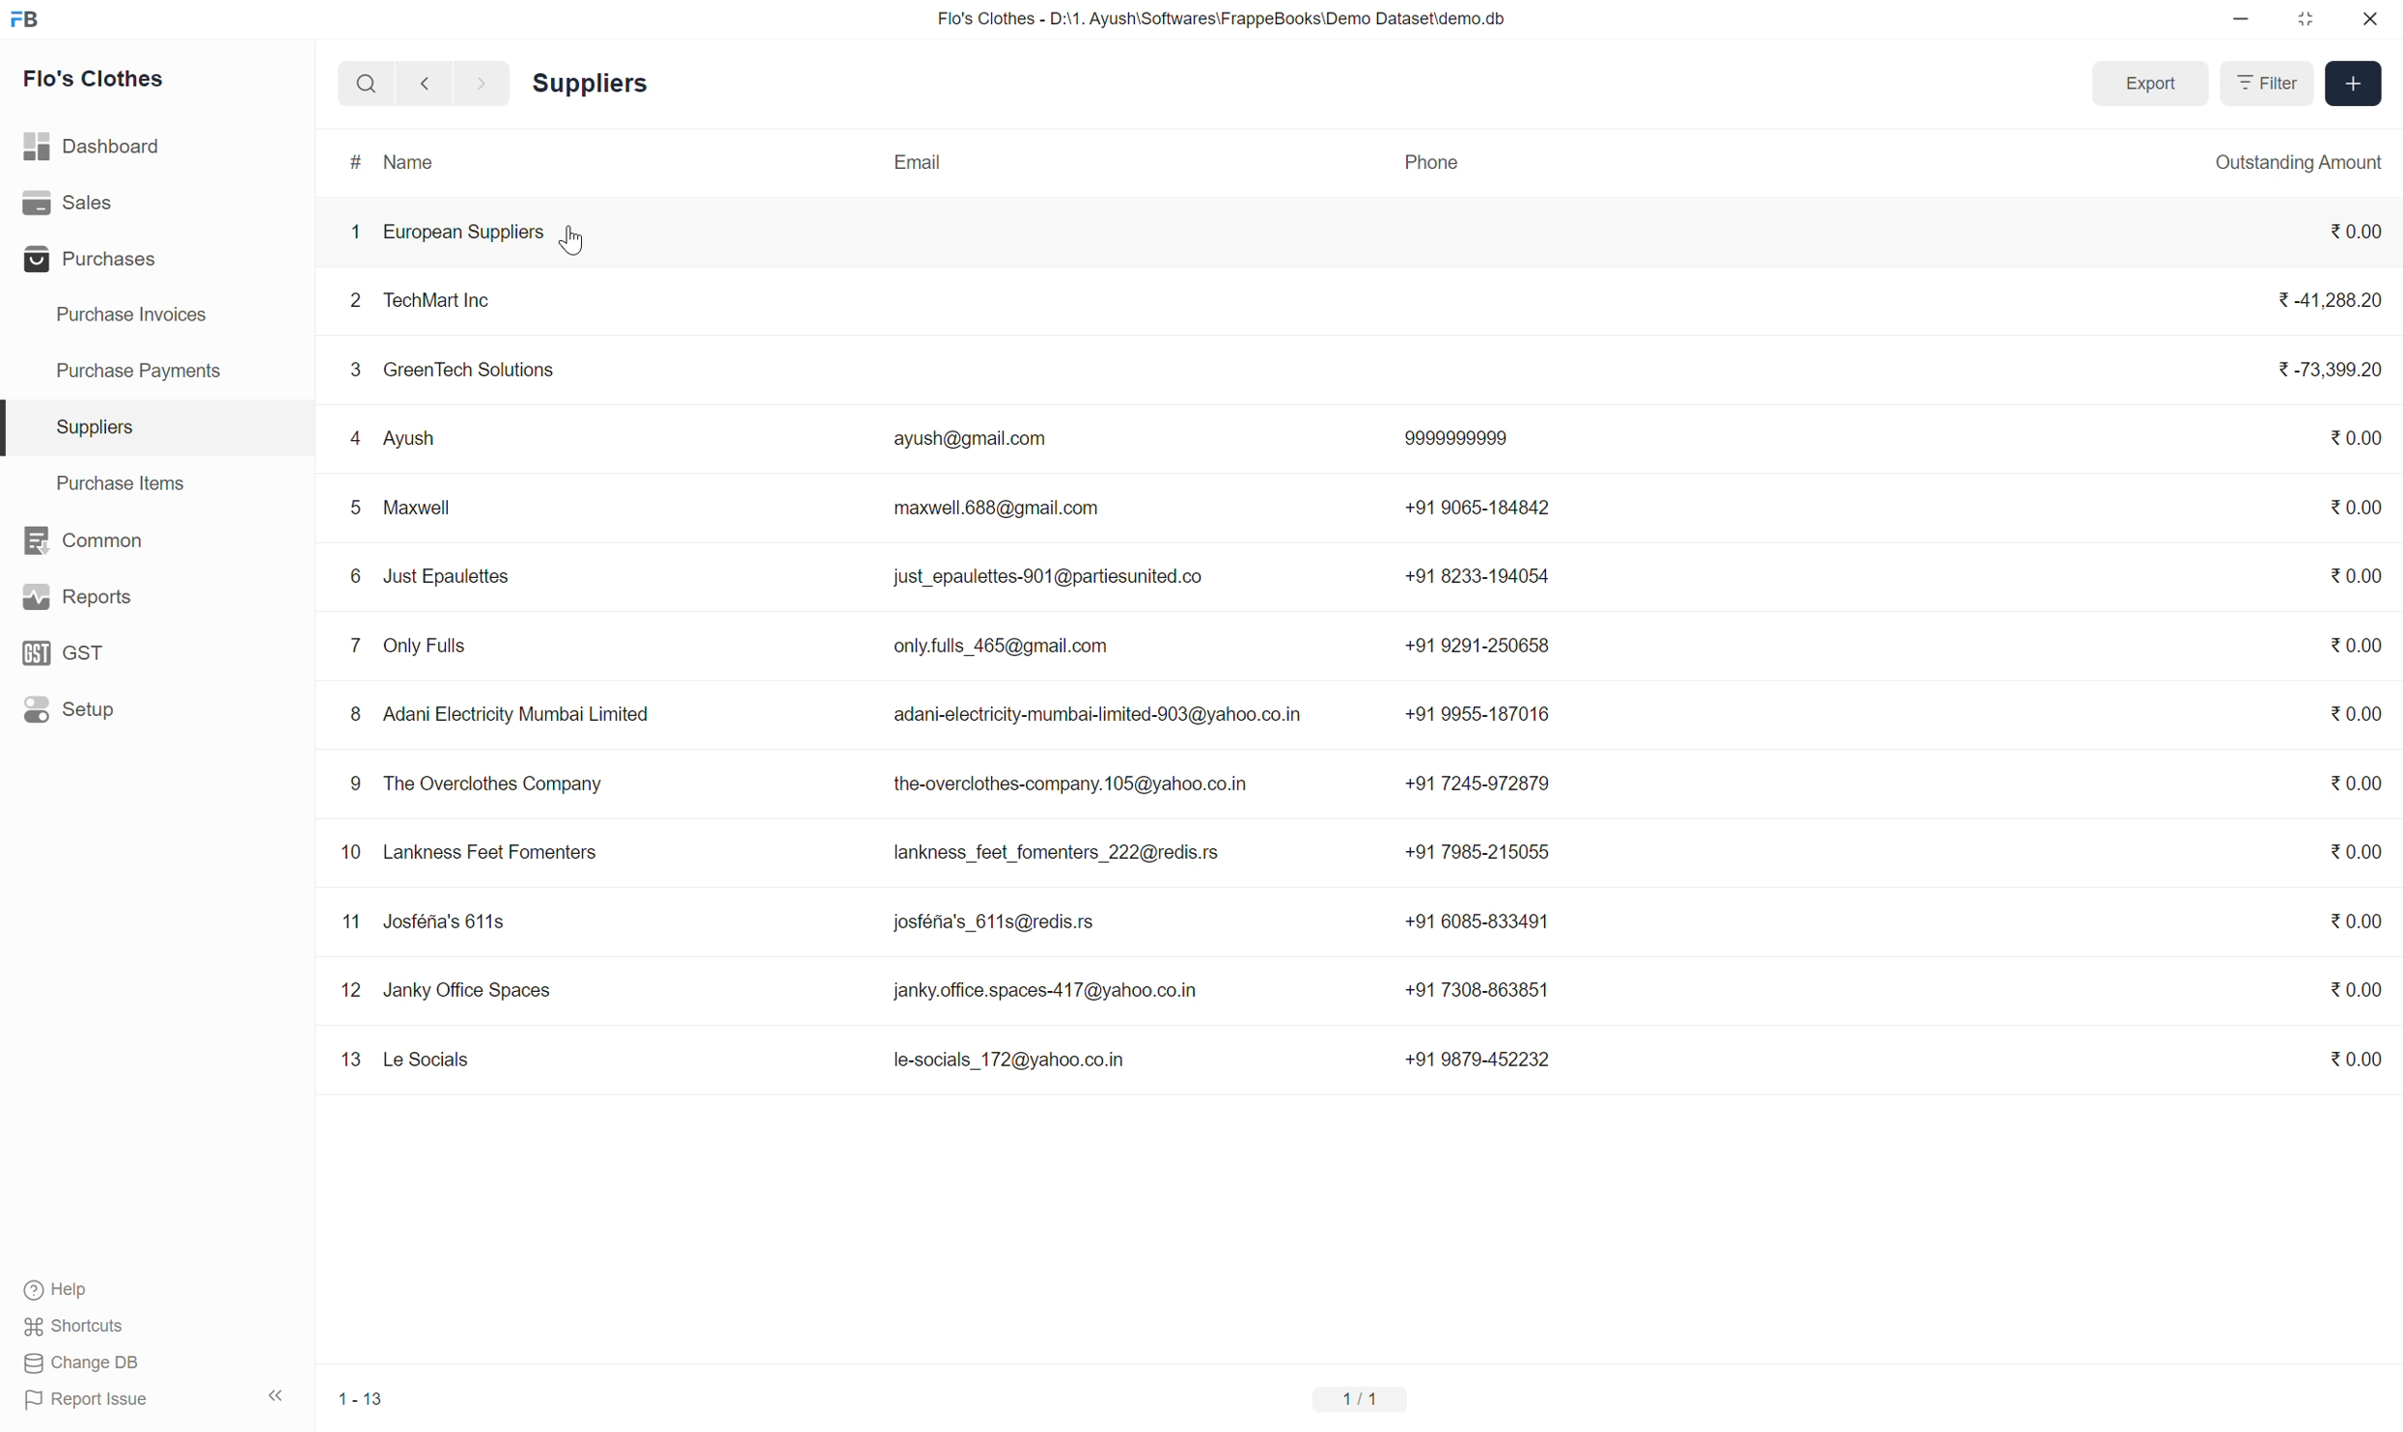 This screenshot has height=1432, width=2403. Describe the element at coordinates (345, 229) in the screenshot. I see `1` at that location.